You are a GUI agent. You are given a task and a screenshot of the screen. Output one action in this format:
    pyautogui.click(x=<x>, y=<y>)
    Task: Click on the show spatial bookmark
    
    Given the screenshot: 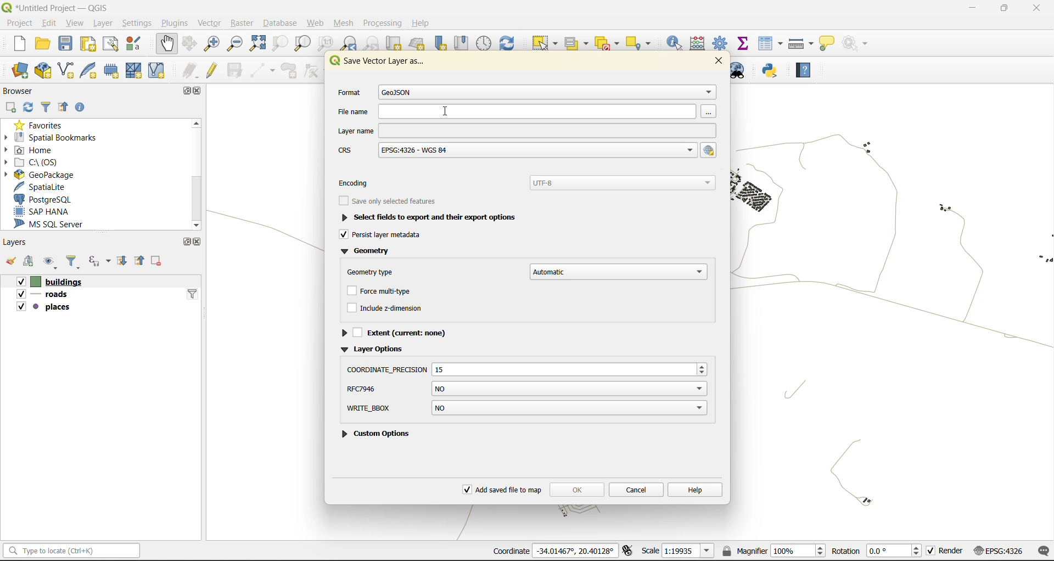 What is the action you would take?
    pyautogui.click(x=463, y=43)
    